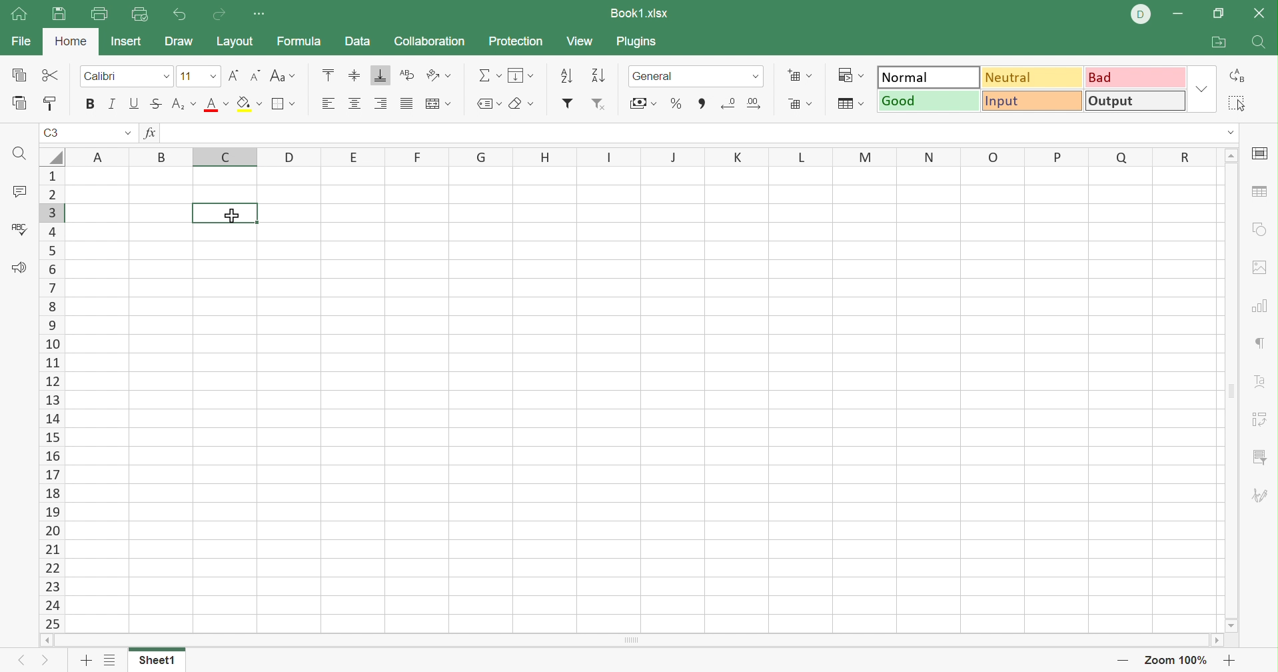  I want to click on Align Center, so click(355, 105).